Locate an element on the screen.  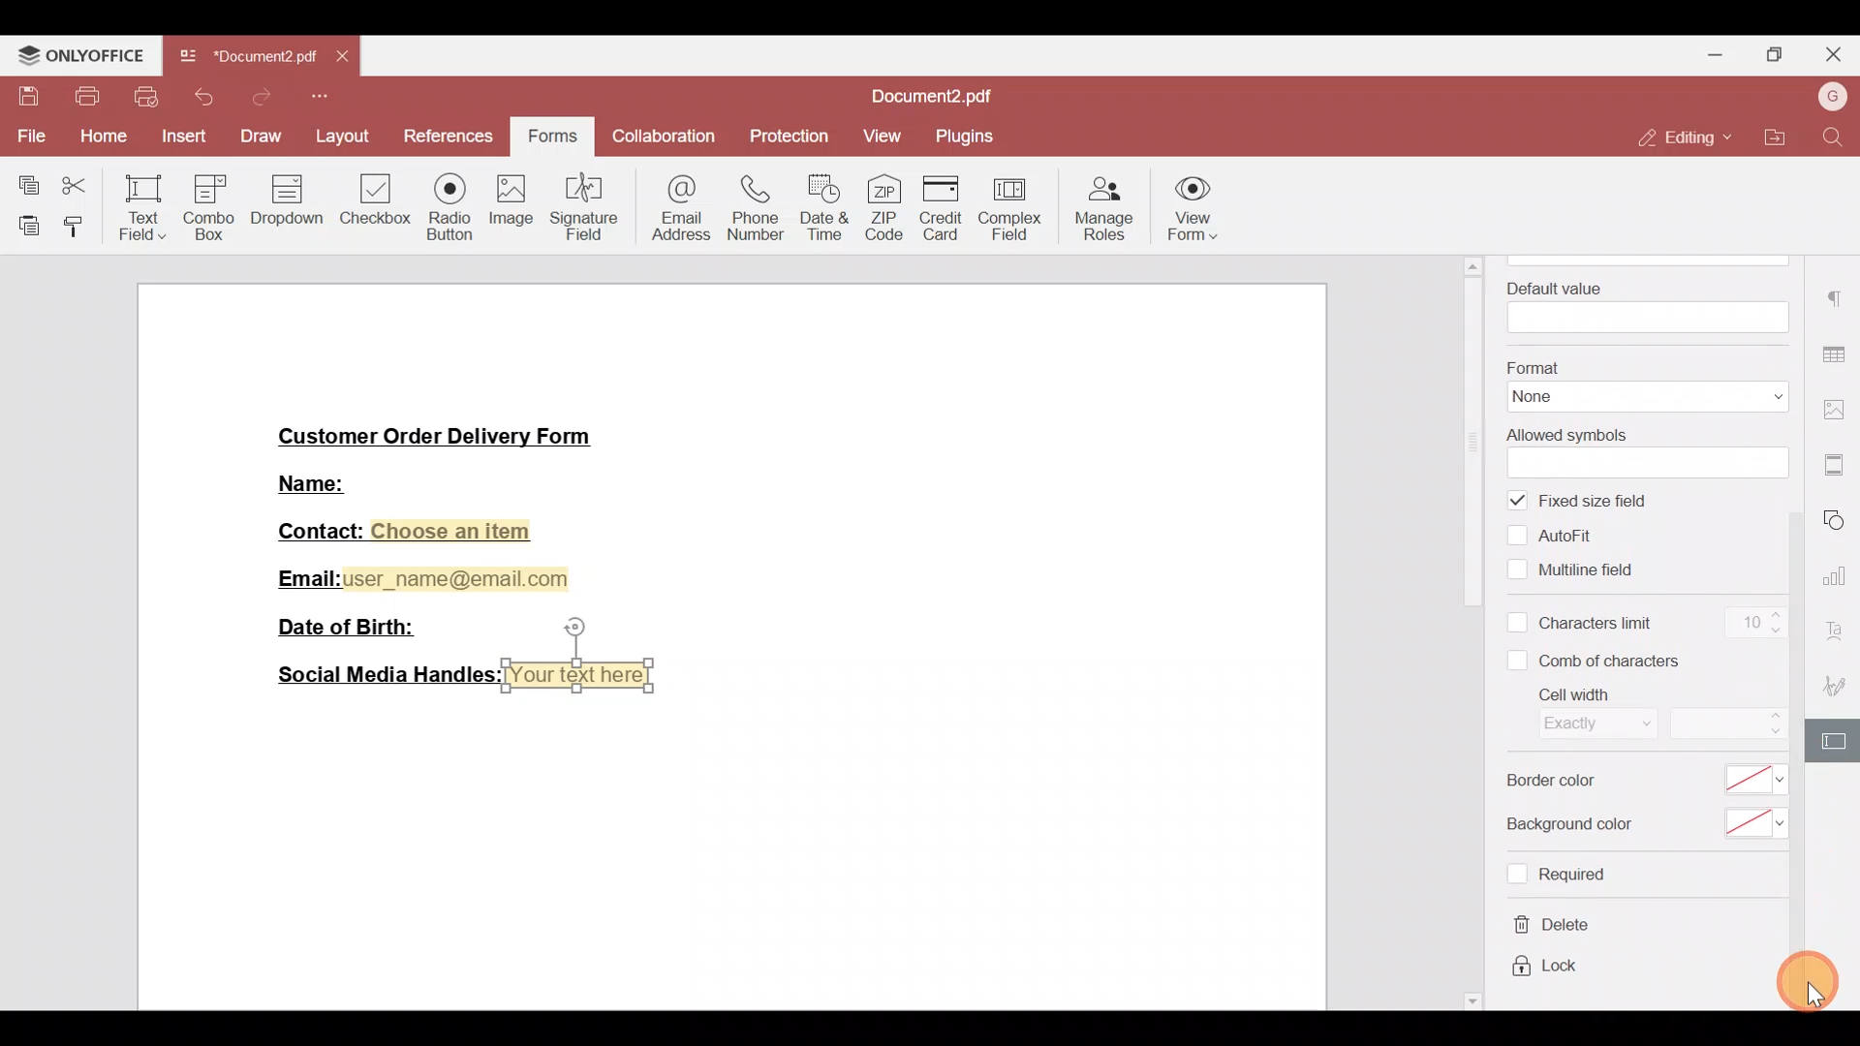
Document2.pdf is located at coordinates (941, 97).